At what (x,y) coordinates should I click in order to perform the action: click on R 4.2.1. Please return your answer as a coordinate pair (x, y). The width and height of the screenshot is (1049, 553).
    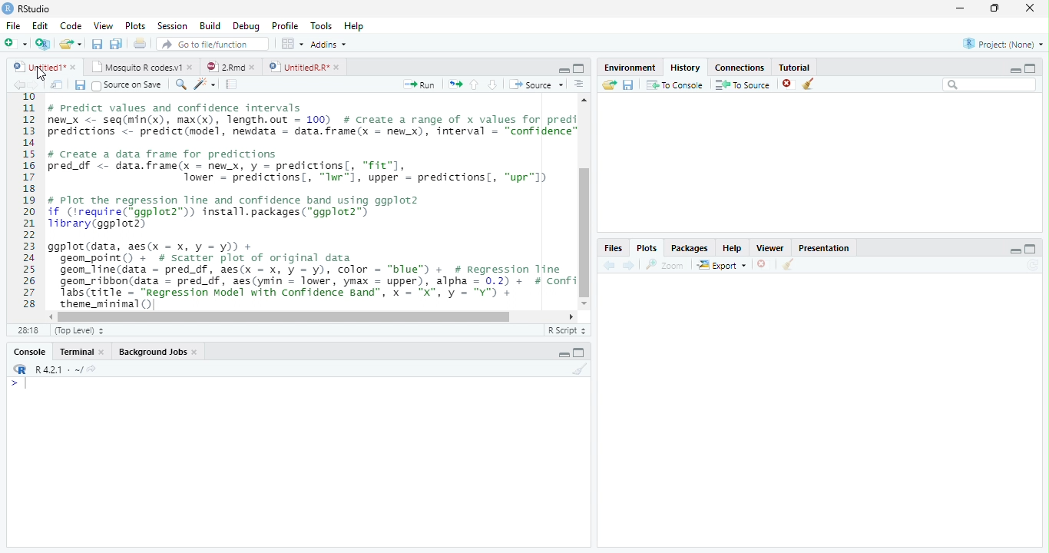
    Looking at the image, I should click on (51, 369).